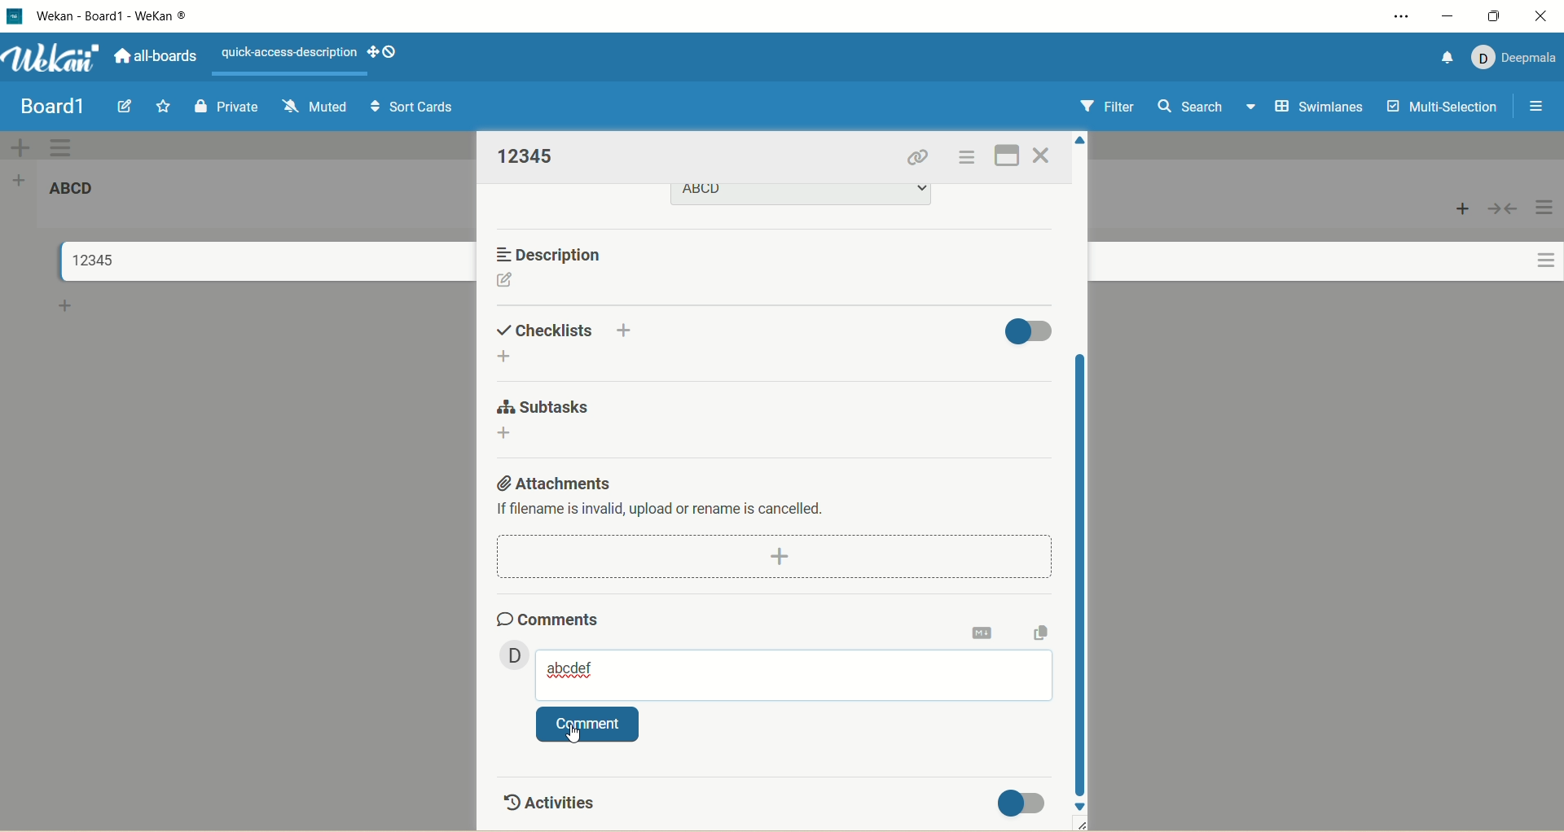 The height and width of the screenshot is (832, 1564). Describe the element at coordinates (62, 148) in the screenshot. I see `swimlane actions` at that location.